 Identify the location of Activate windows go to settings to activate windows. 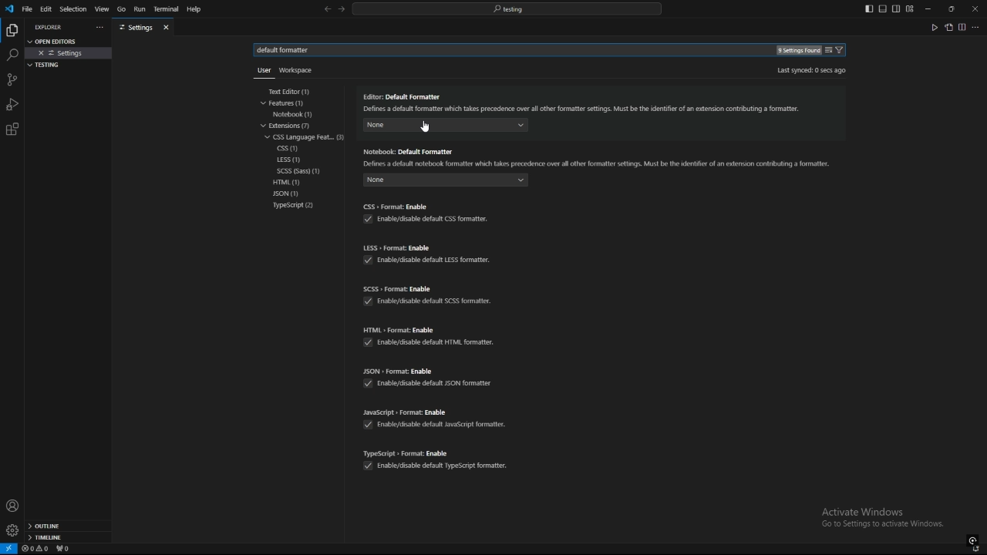
(888, 519).